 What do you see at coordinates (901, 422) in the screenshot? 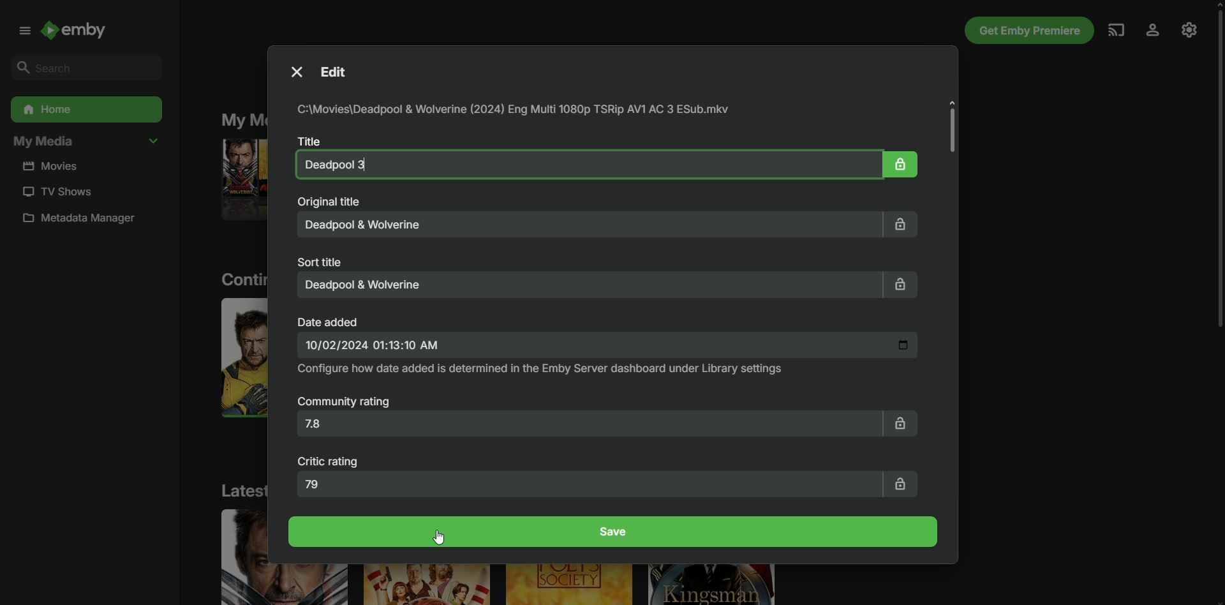
I see `Lock` at bounding box center [901, 422].